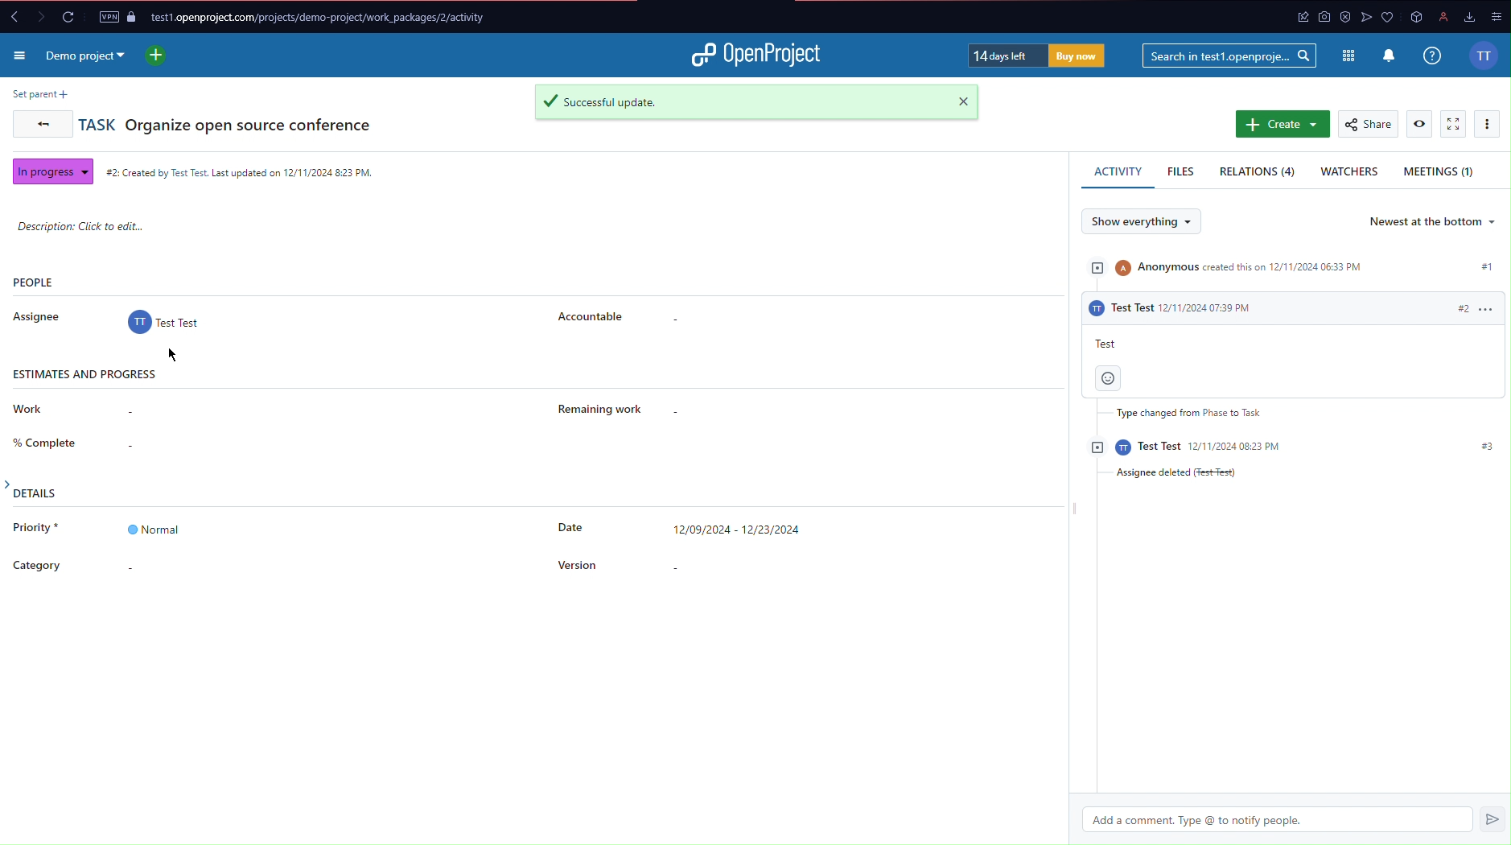 The width and height of the screenshot is (1511, 845). Describe the element at coordinates (598, 407) in the screenshot. I see `Remaining Work` at that location.